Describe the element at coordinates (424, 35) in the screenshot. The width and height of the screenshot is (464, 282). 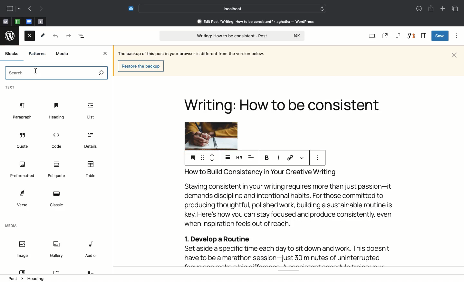
I see `Sidebar` at that location.